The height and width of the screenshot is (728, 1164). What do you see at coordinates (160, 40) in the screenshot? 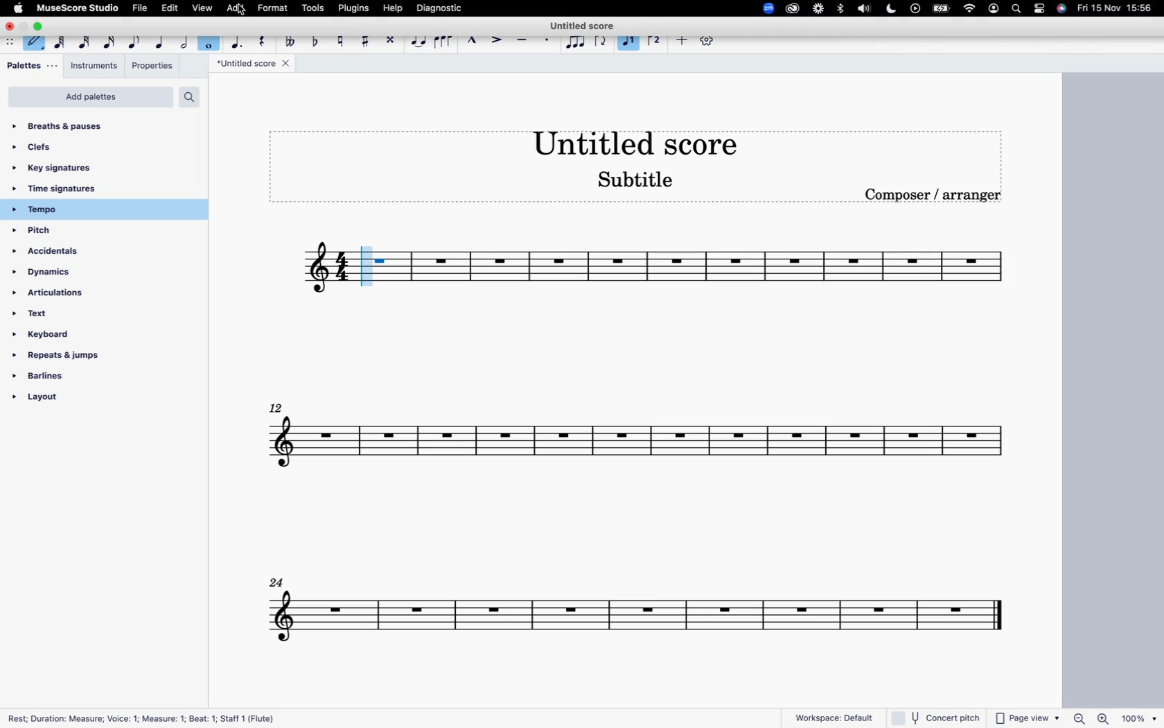
I see `quarter note` at bounding box center [160, 40].